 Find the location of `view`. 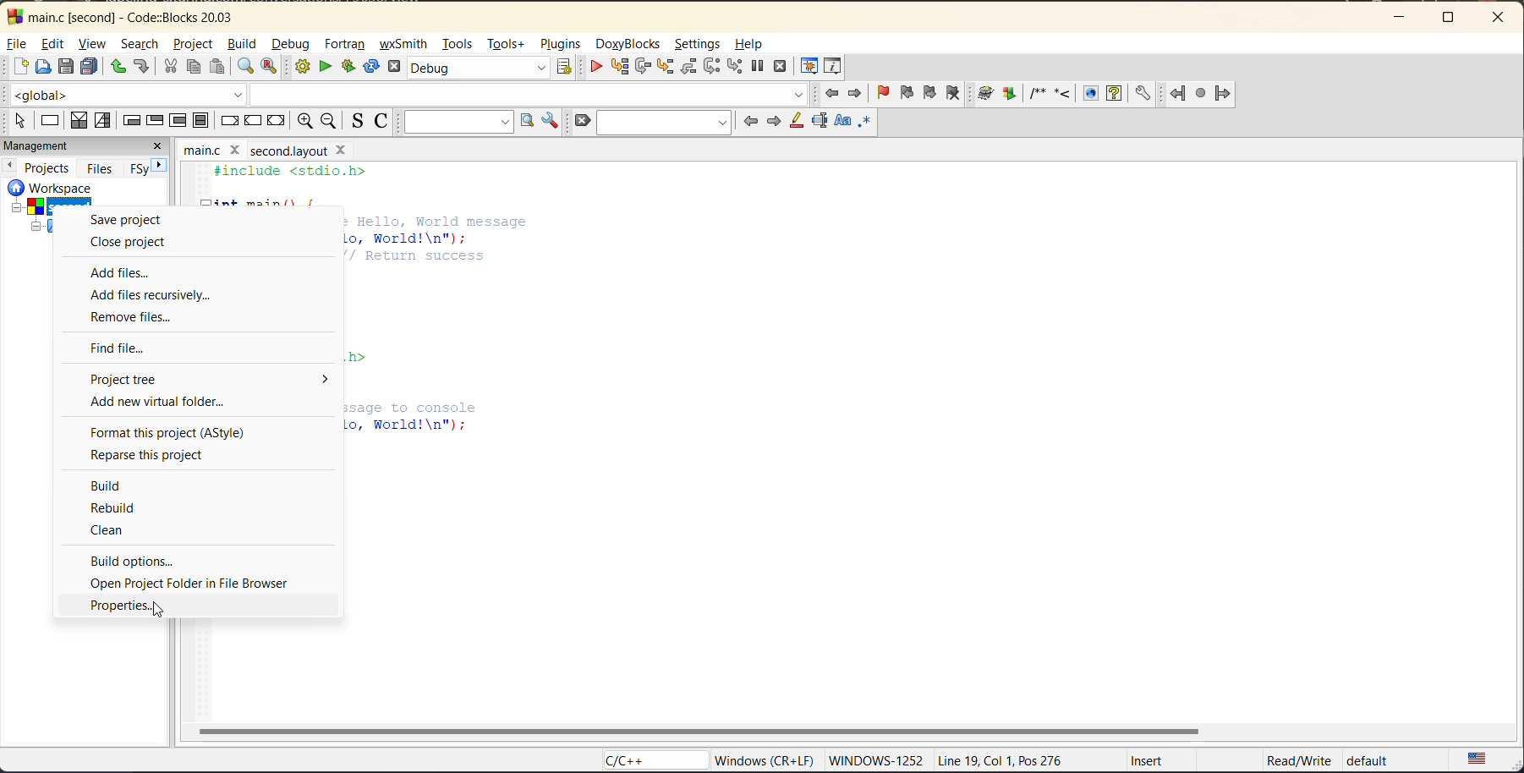

view is located at coordinates (92, 45).